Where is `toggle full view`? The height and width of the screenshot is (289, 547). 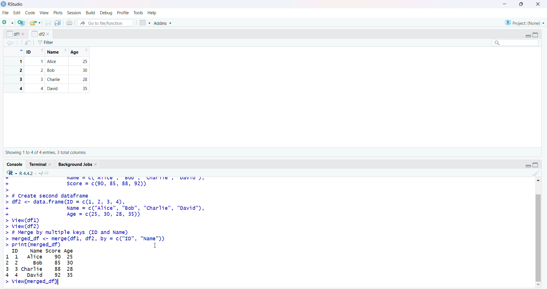 toggle full view is located at coordinates (536, 165).